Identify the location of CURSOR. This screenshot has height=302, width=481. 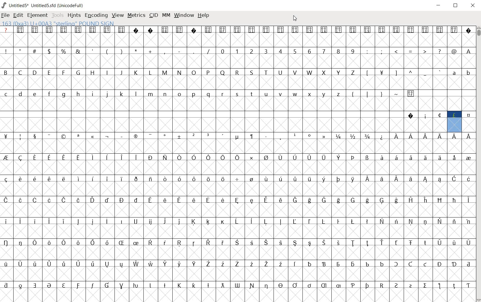
(295, 19).